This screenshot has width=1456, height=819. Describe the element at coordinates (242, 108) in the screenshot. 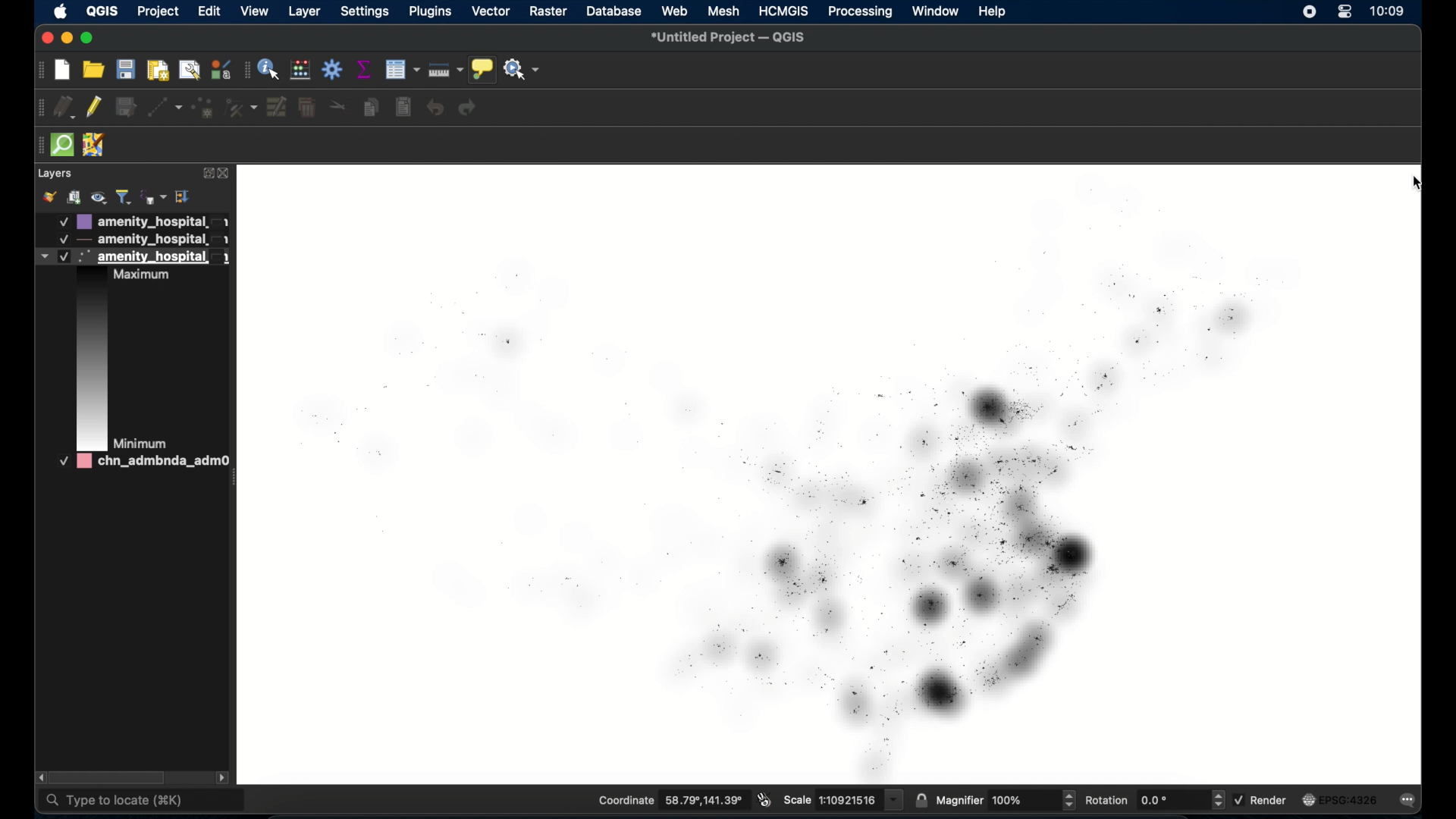

I see `vertex tool` at that location.